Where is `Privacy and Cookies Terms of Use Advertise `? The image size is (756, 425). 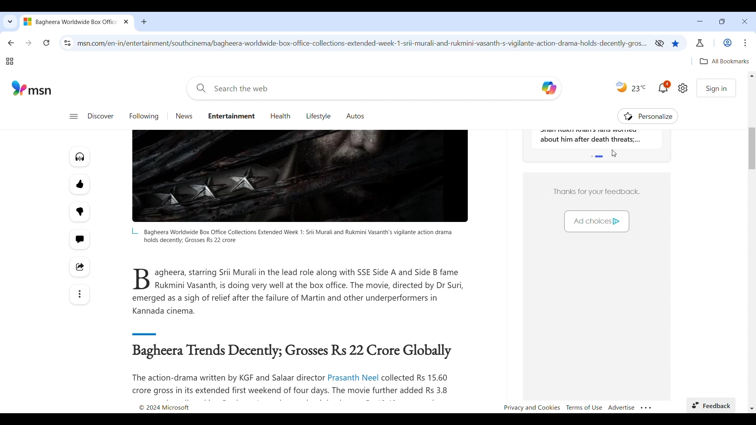 Privacy and Cookies Terms of Use Advertise  is located at coordinates (578, 407).